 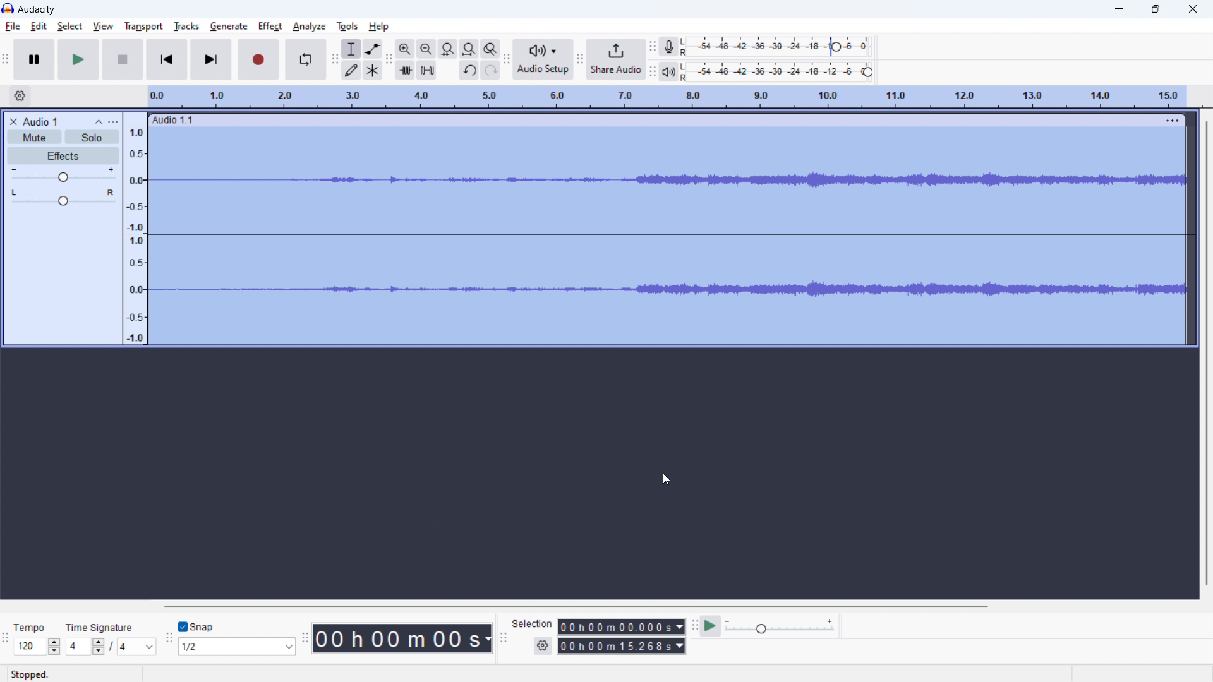 I want to click on timeline settings, so click(x=20, y=95).